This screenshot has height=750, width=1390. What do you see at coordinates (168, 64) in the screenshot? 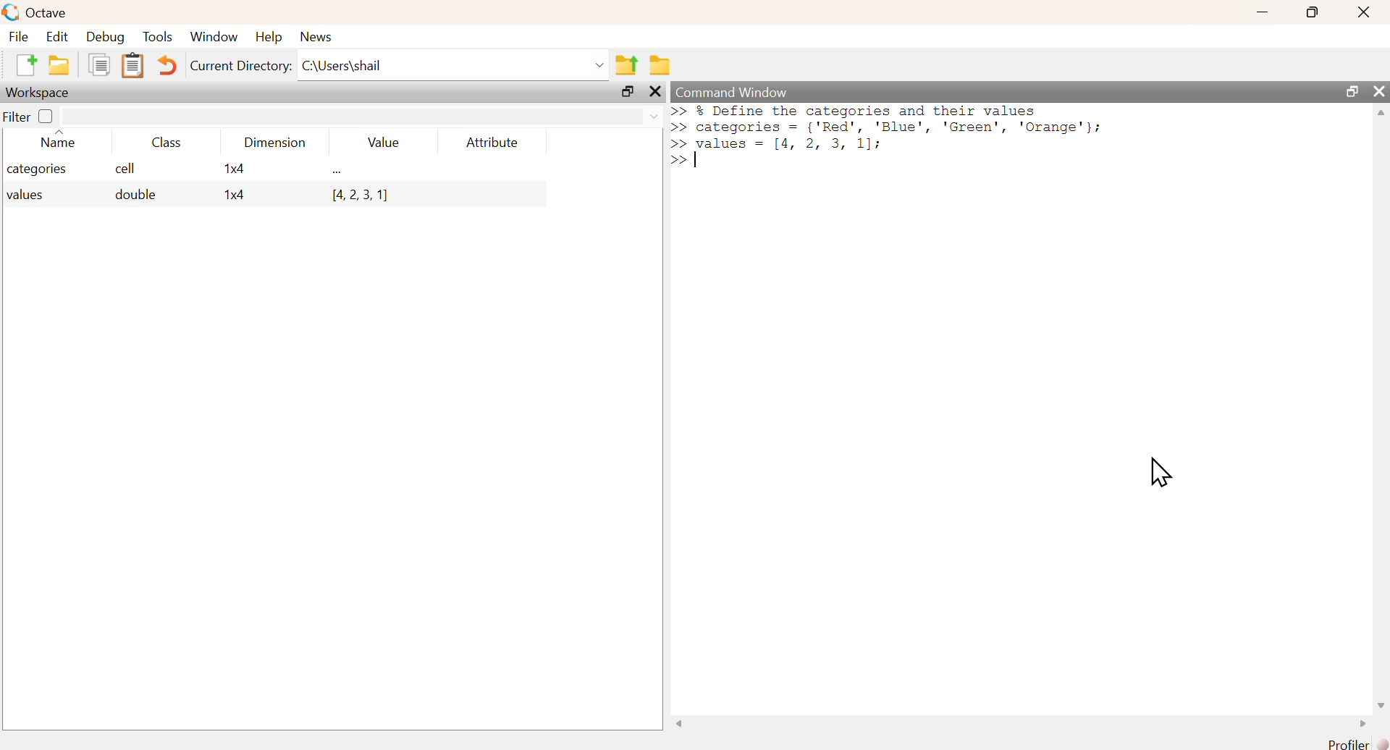
I see `Undo` at bounding box center [168, 64].